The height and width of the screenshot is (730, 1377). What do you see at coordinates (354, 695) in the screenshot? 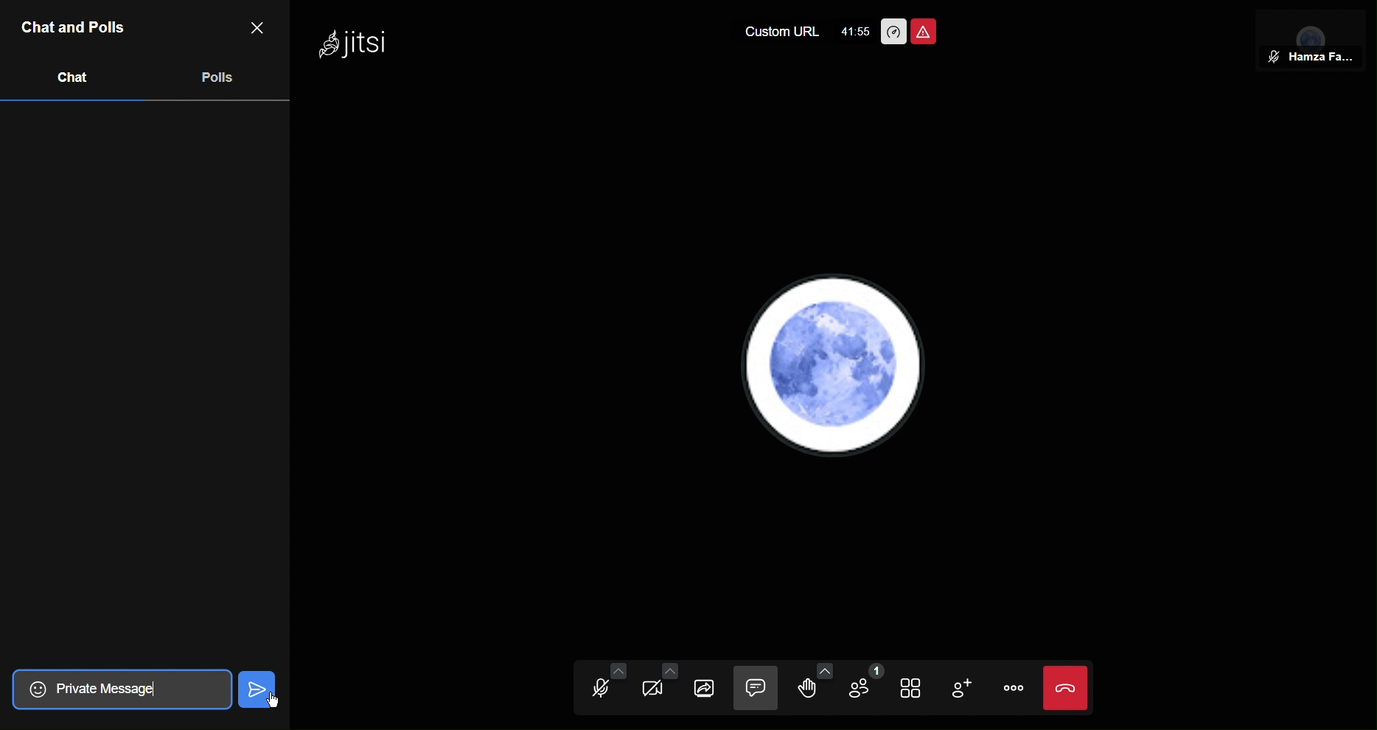
I see `Cursor` at bounding box center [354, 695].